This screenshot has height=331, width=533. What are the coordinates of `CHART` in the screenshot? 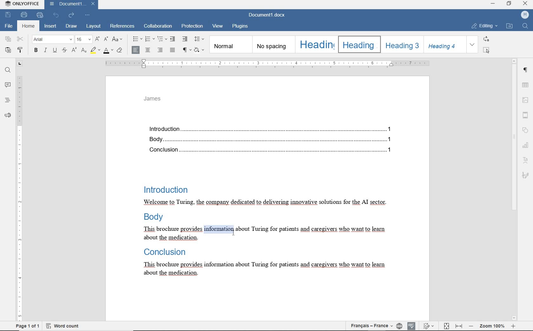 It's located at (526, 145).